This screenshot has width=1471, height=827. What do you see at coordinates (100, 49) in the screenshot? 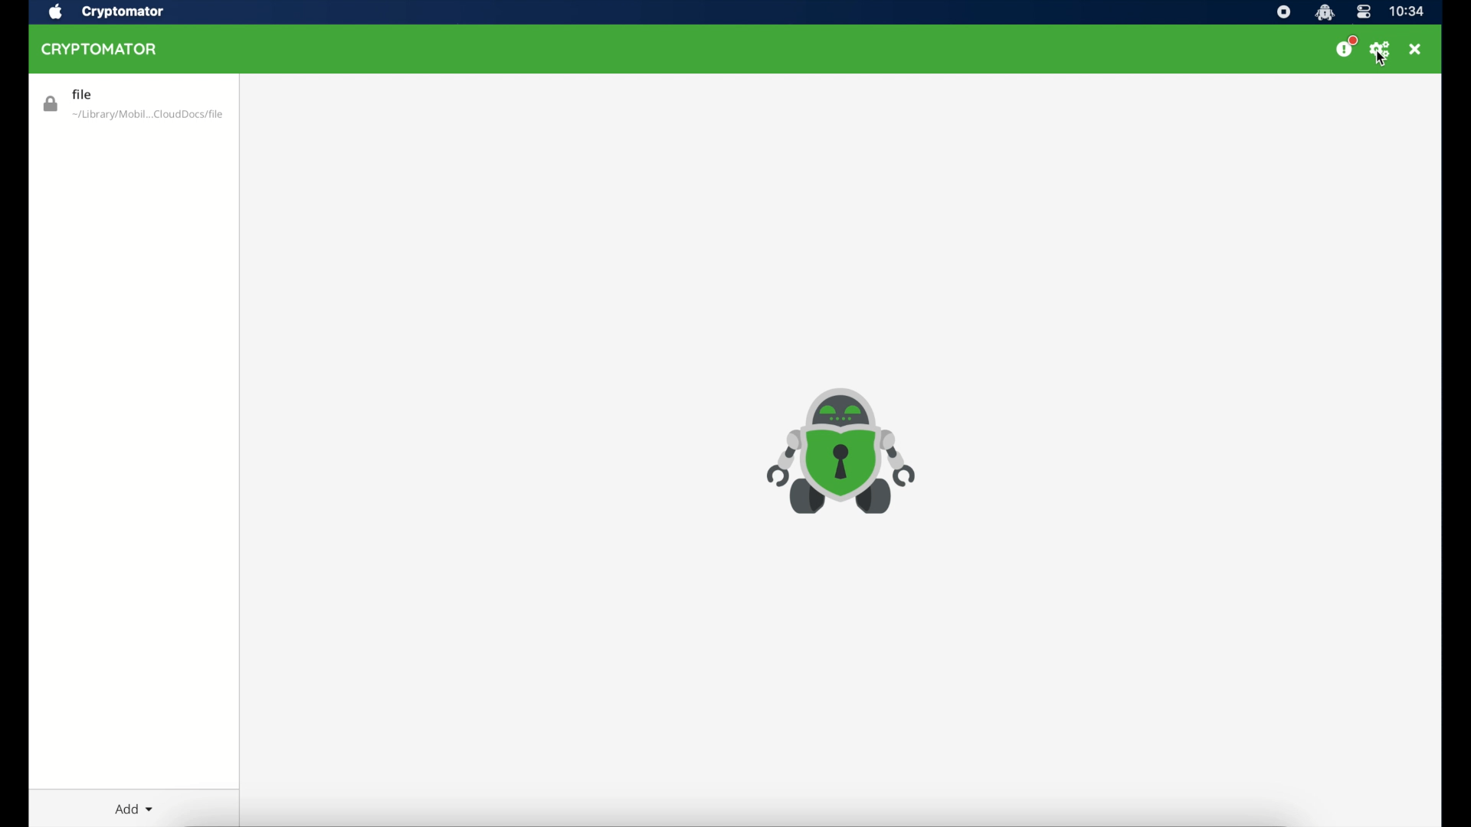
I see `cryptomator` at bounding box center [100, 49].